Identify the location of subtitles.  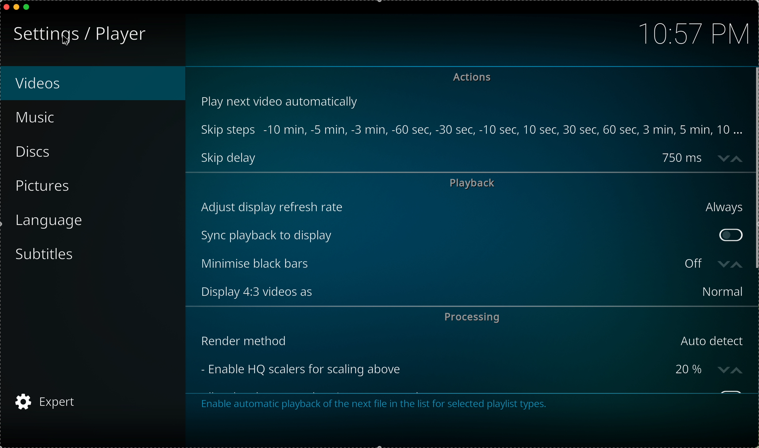
(47, 254).